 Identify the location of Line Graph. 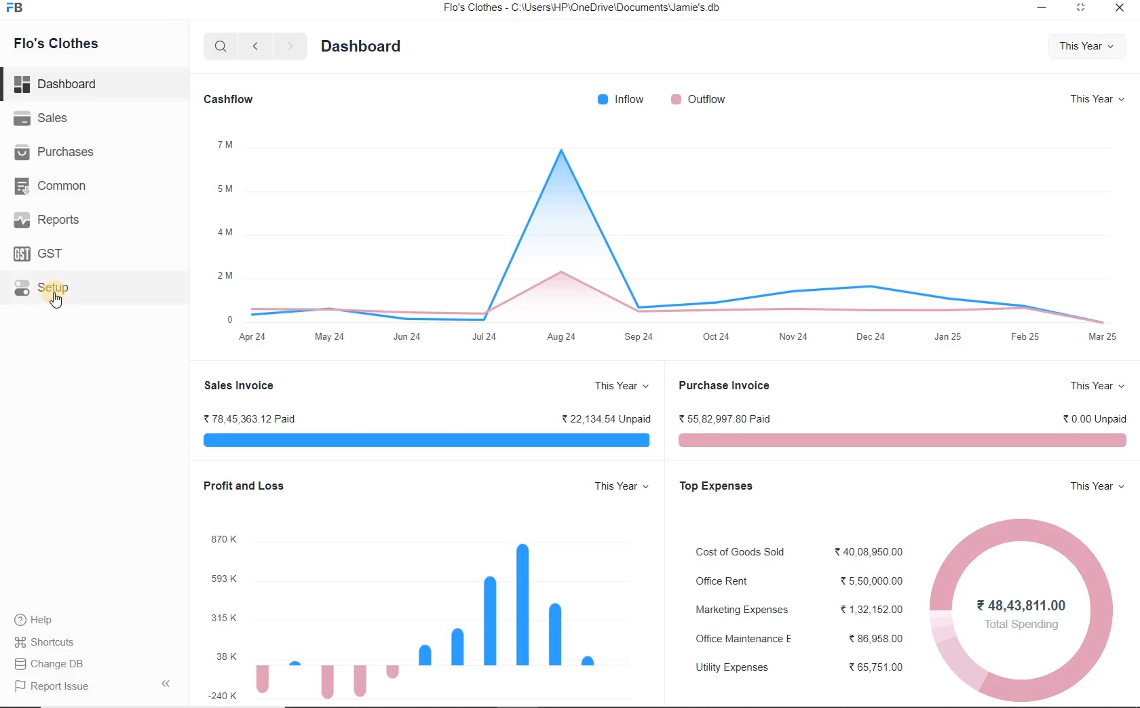
(689, 229).